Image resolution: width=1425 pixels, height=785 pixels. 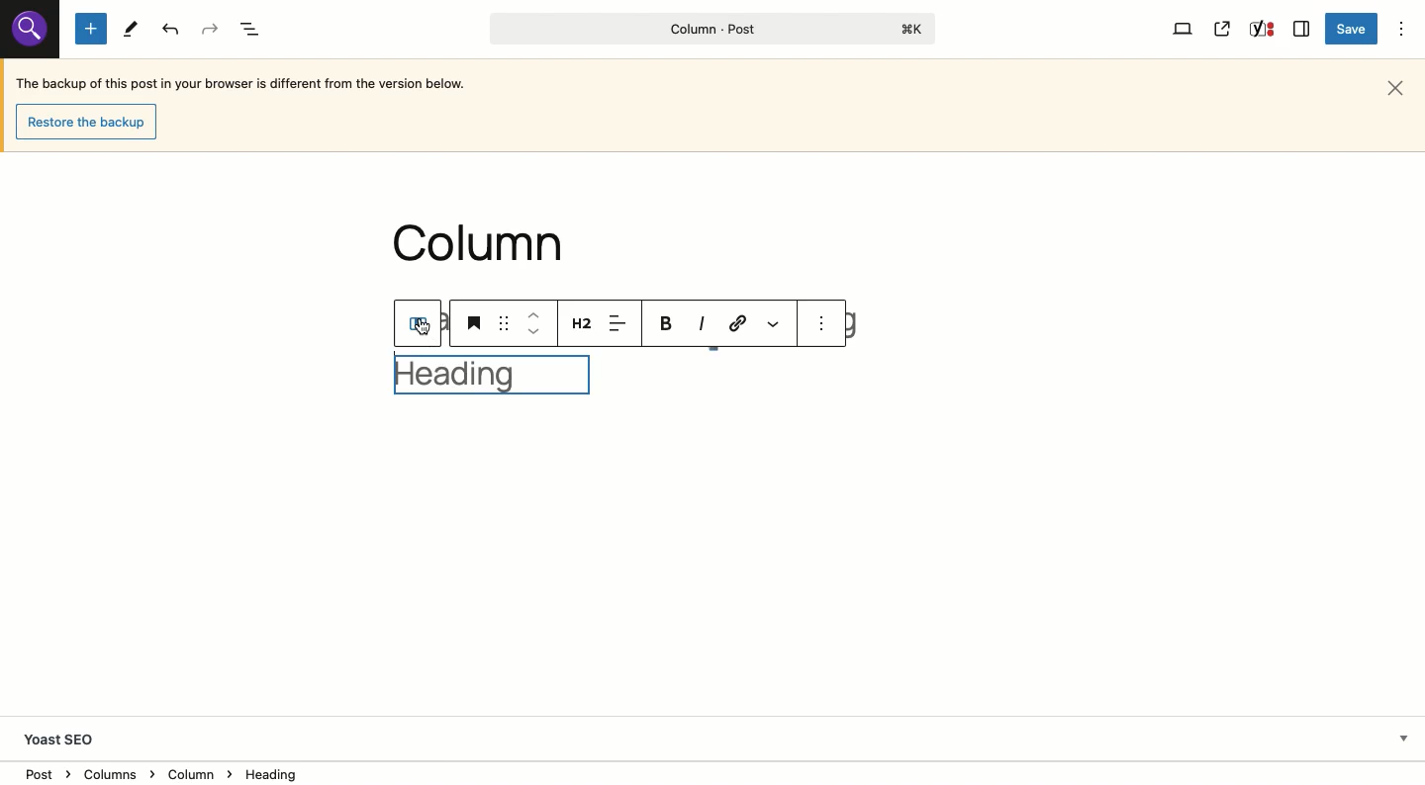 What do you see at coordinates (172, 30) in the screenshot?
I see `Undo` at bounding box center [172, 30].